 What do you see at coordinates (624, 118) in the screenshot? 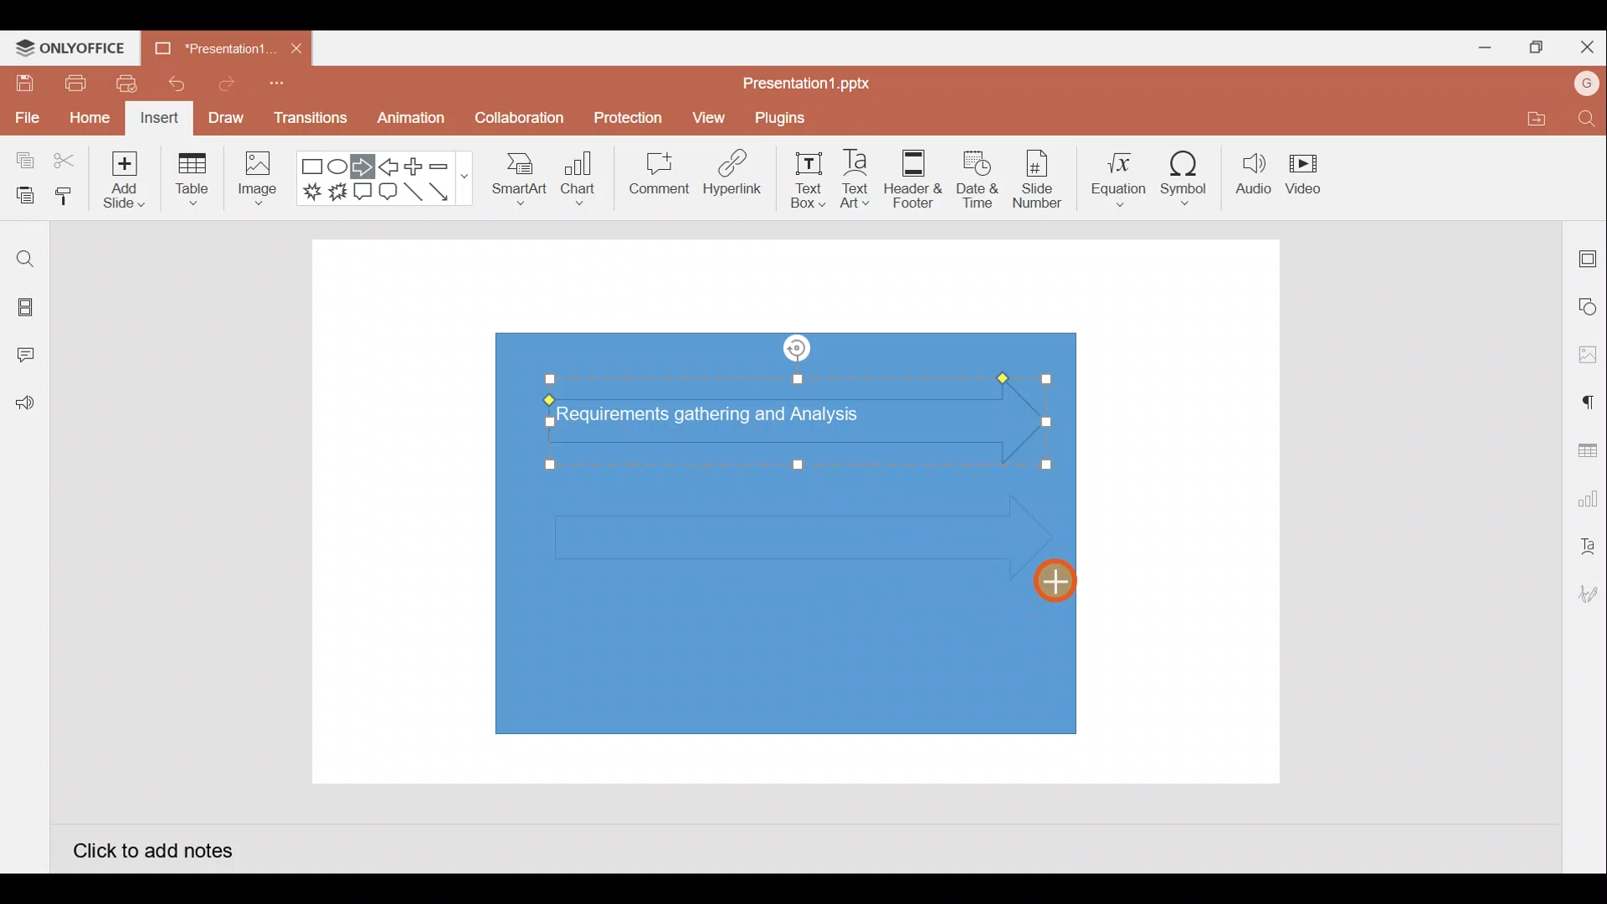
I see `Protection` at bounding box center [624, 118].